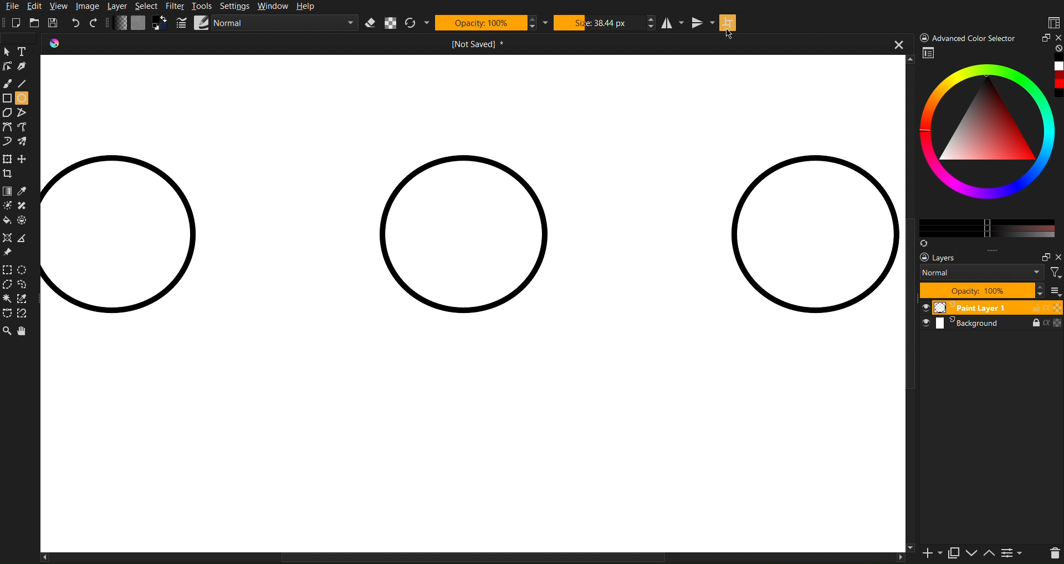 The height and width of the screenshot is (564, 1064). Describe the element at coordinates (7, 299) in the screenshot. I see `Wind` at that location.